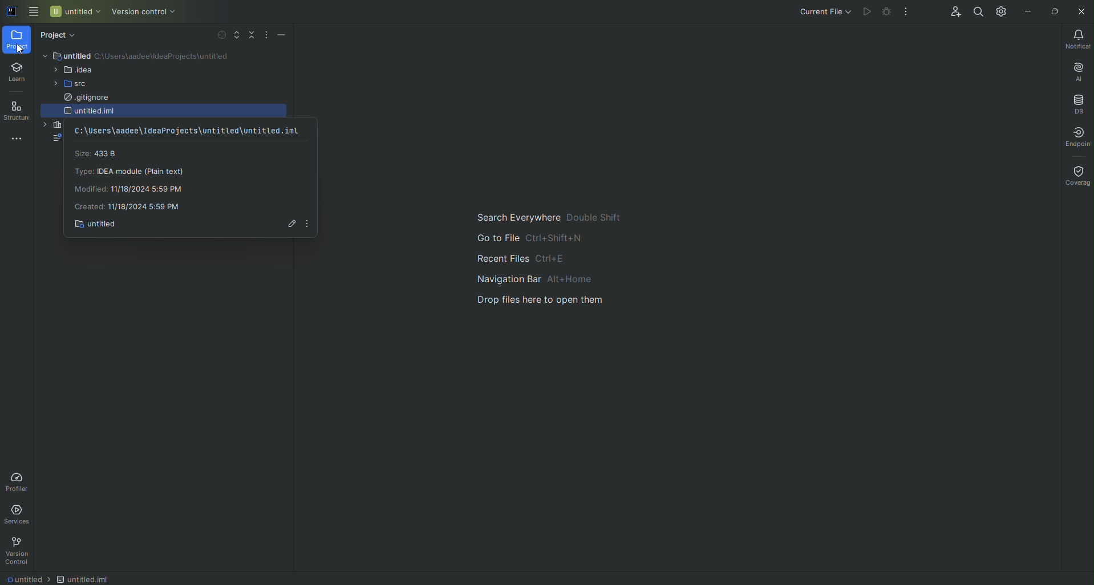 This screenshot has width=1094, height=585. What do you see at coordinates (216, 36) in the screenshot?
I see `Select` at bounding box center [216, 36].